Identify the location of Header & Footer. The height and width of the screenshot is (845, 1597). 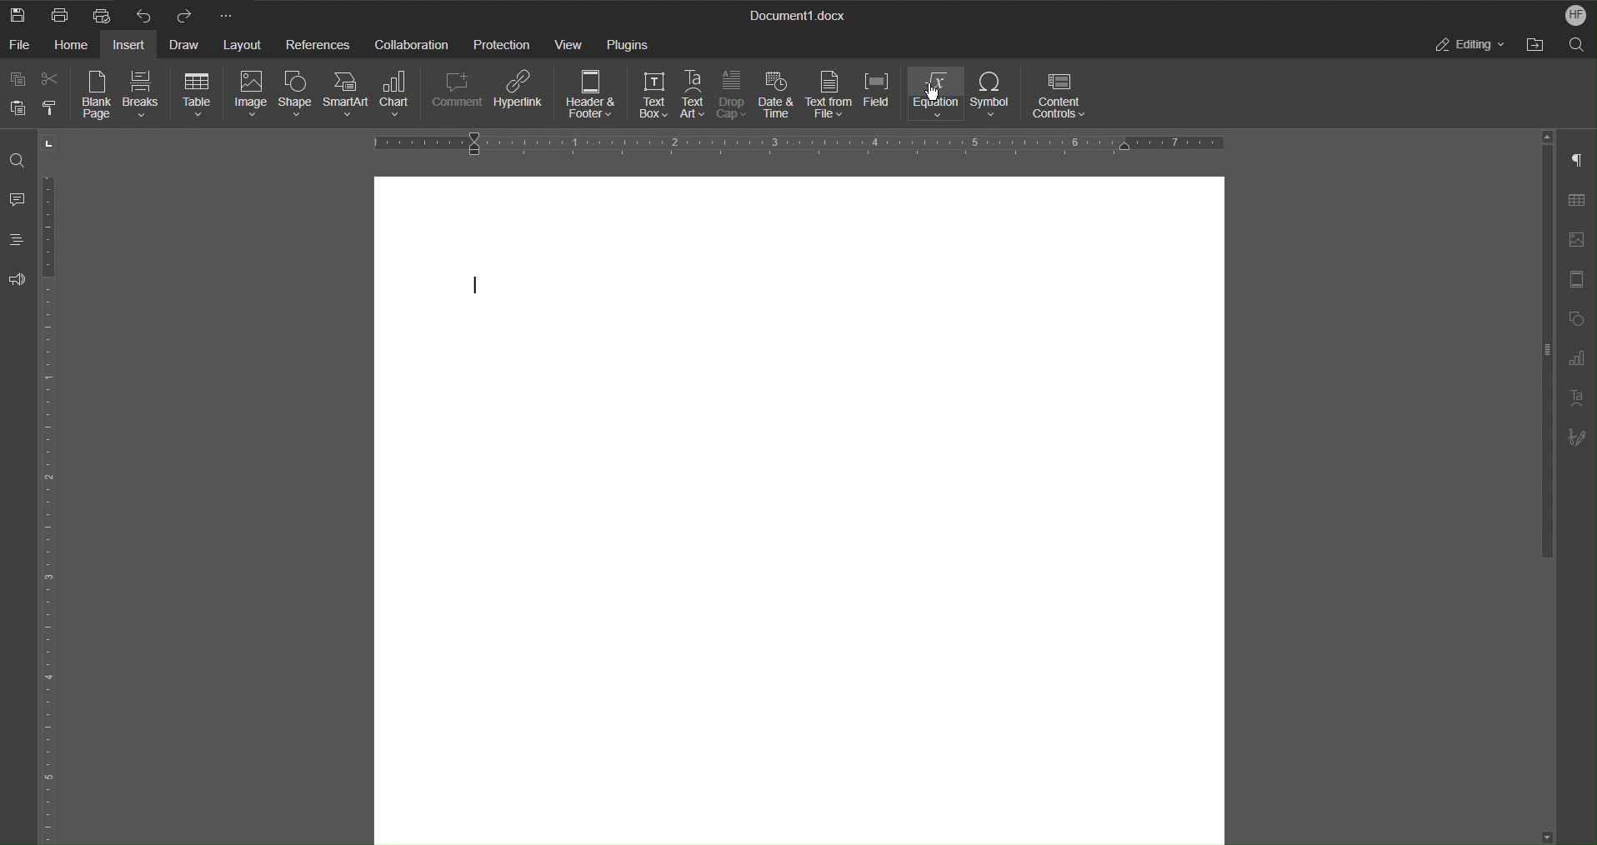
(592, 95).